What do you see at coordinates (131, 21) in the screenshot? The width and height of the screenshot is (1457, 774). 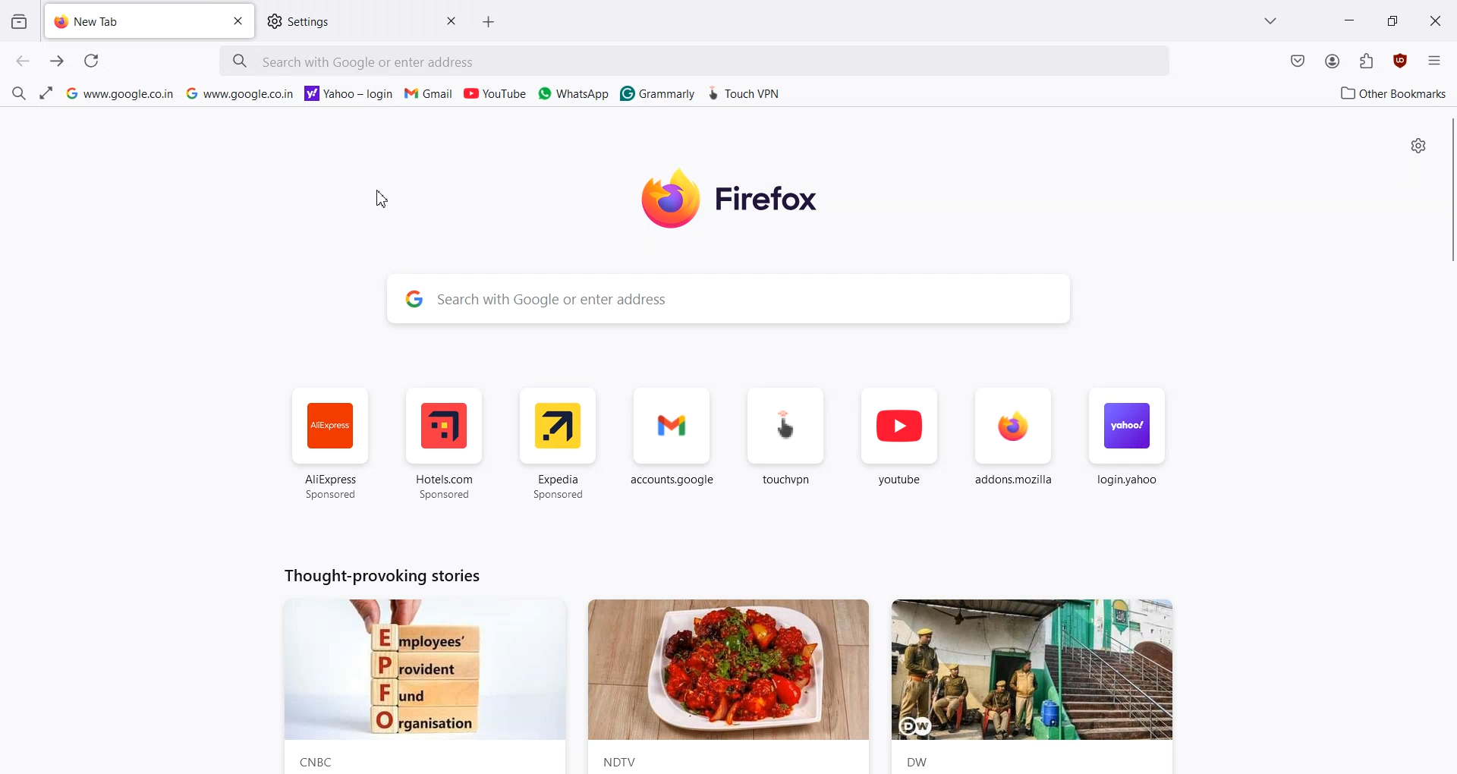 I see `New Tab` at bounding box center [131, 21].